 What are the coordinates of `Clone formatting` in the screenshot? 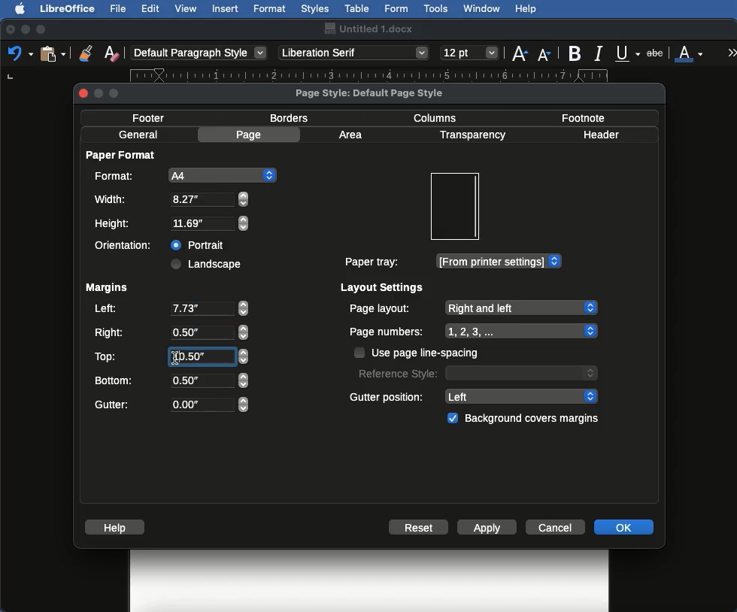 It's located at (86, 53).